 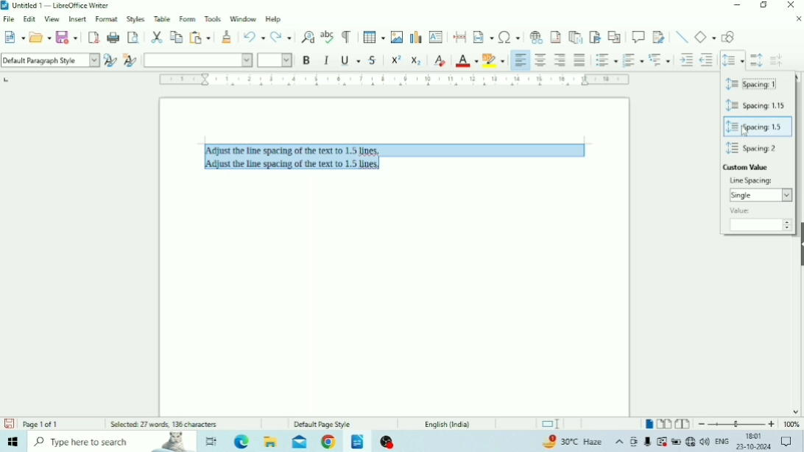 I want to click on Show, so click(x=799, y=241).